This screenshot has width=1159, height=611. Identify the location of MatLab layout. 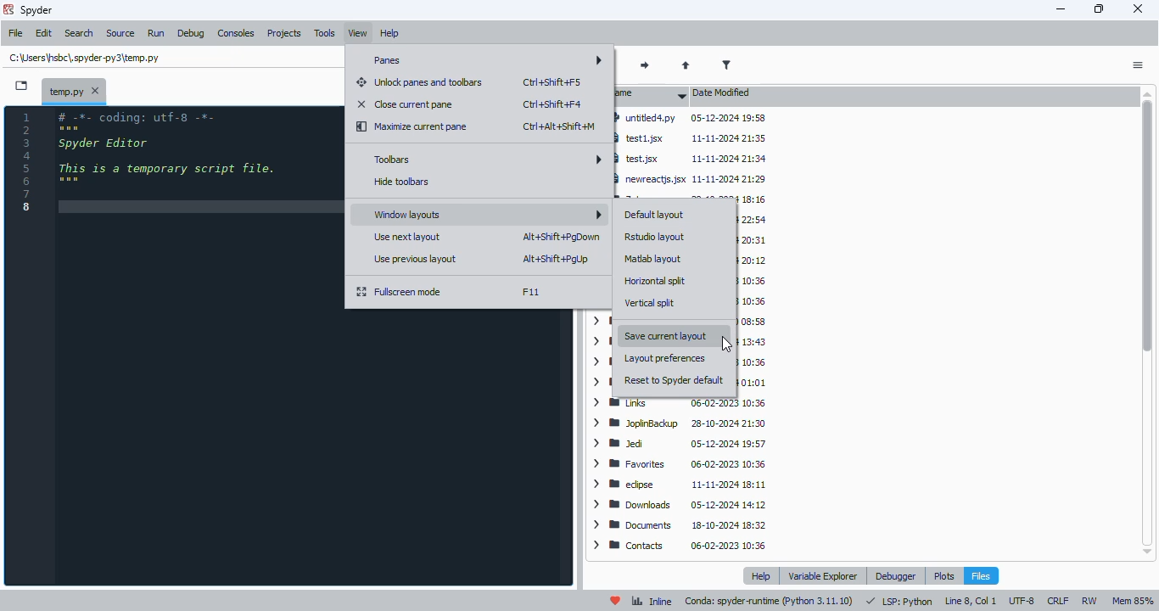
(653, 259).